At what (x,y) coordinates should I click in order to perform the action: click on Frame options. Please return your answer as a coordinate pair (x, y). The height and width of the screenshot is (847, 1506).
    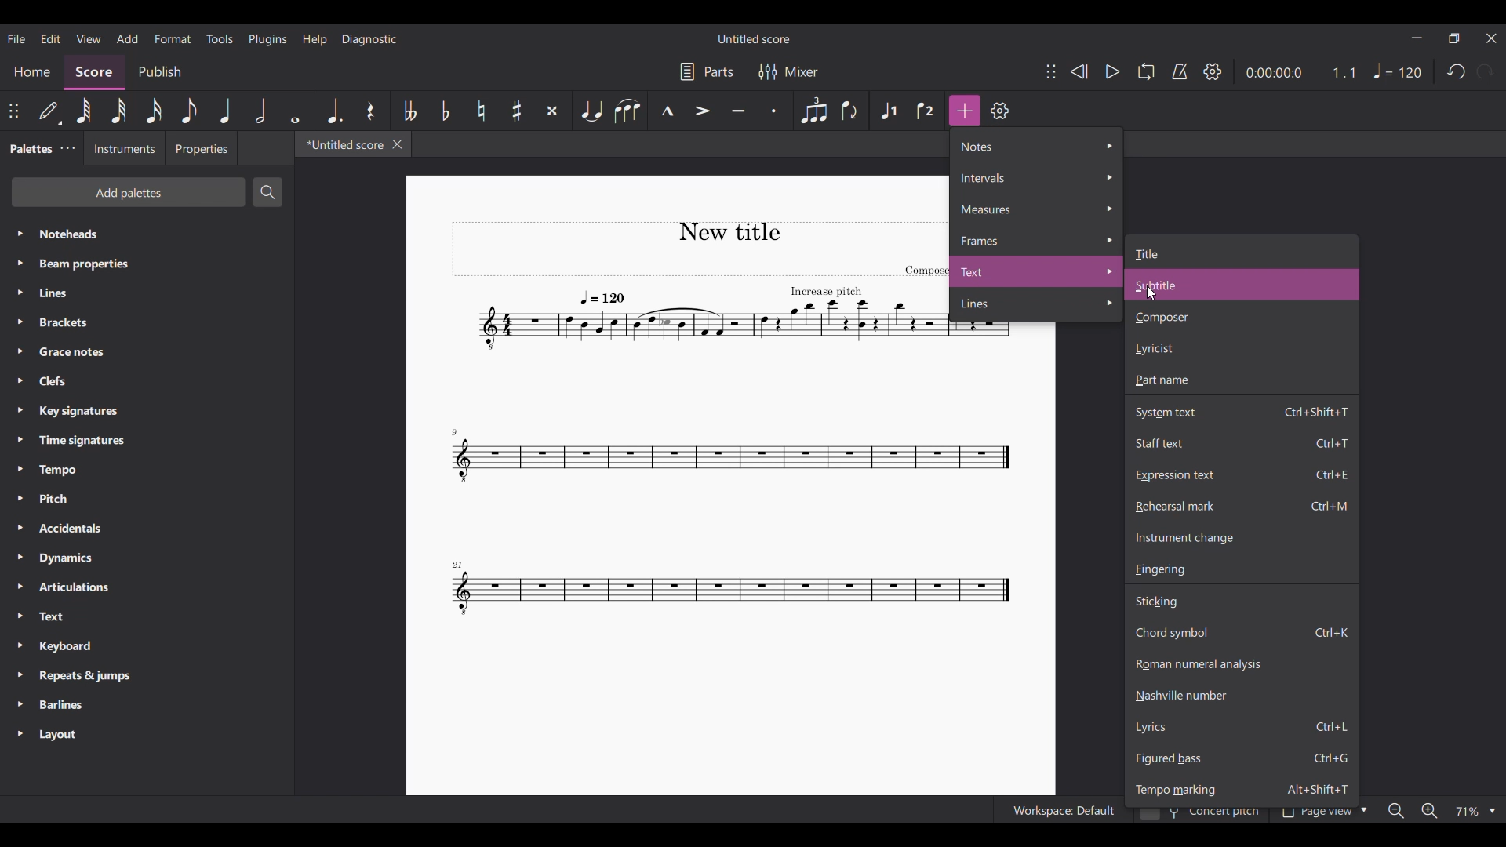
    Looking at the image, I should click on (1036, 239).